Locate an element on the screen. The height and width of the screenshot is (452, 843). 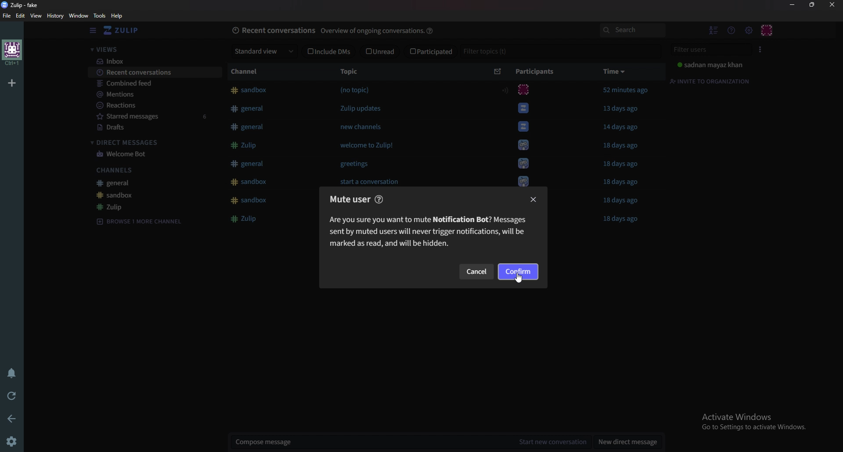
Tools is located at coordinates (101, 16).